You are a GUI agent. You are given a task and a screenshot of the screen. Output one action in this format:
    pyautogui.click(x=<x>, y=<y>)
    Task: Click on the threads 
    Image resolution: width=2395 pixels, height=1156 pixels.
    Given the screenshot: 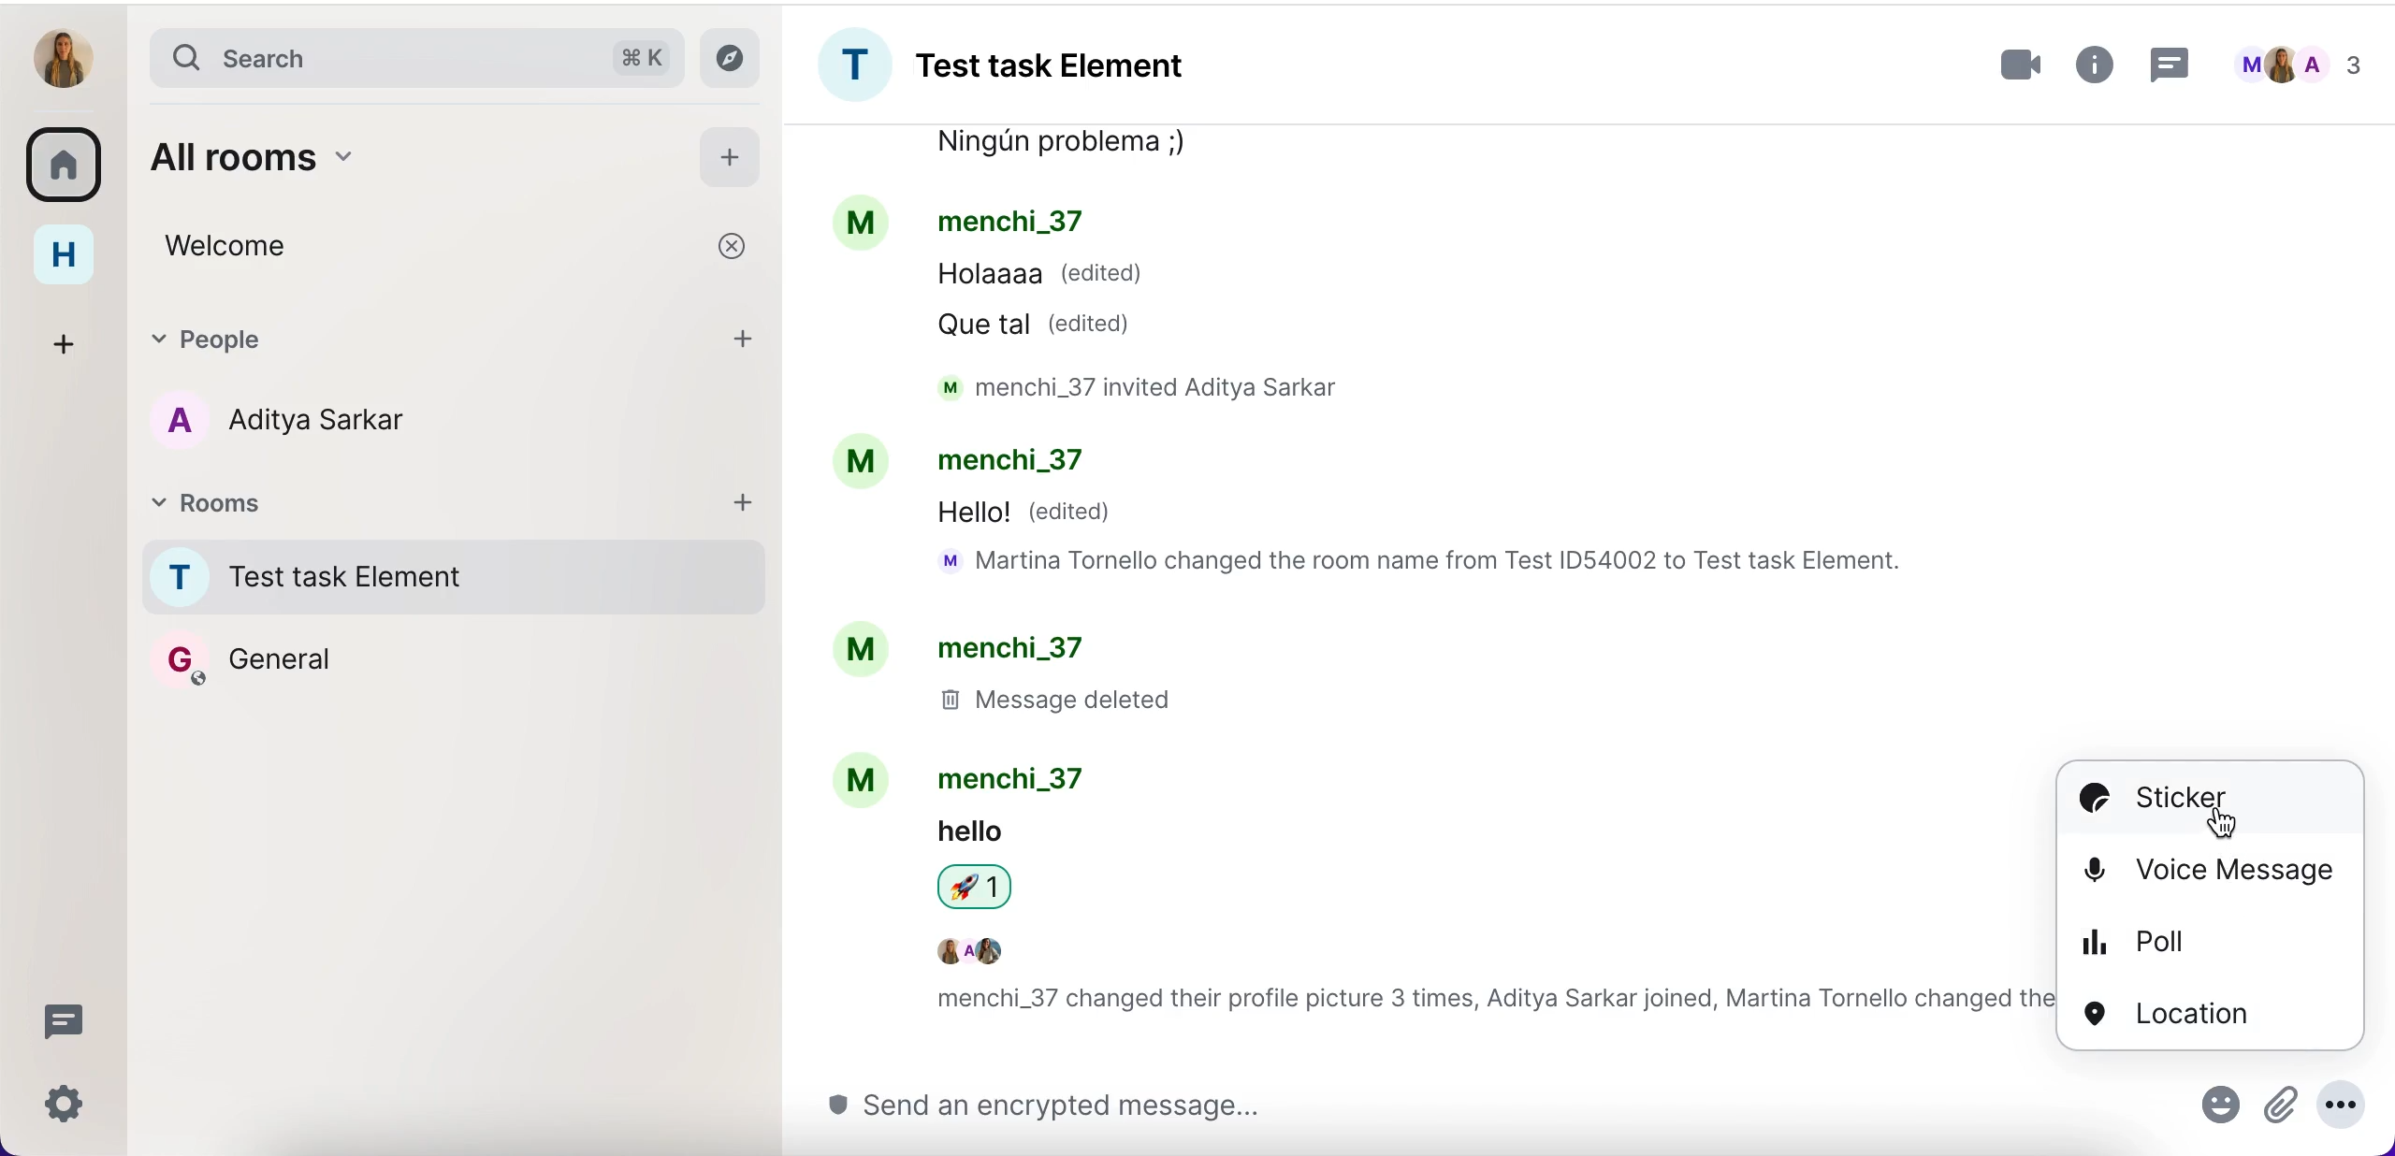 What is the action you would take?
    pyautogui.click(x=2170, y=61)
    